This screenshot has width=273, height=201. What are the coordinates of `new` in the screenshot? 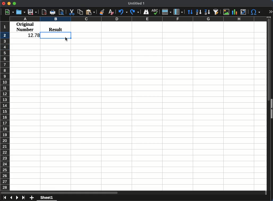 It's located at (10, 12).